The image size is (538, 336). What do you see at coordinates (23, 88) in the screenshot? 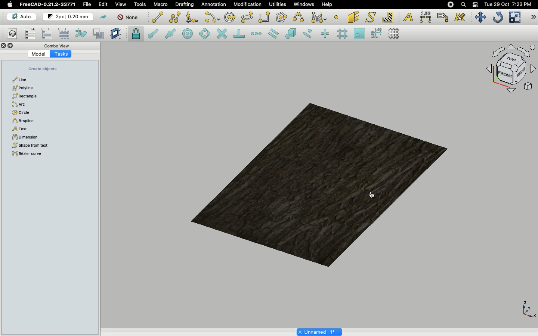
I see `Polyline` at bounding box center [23, 88].